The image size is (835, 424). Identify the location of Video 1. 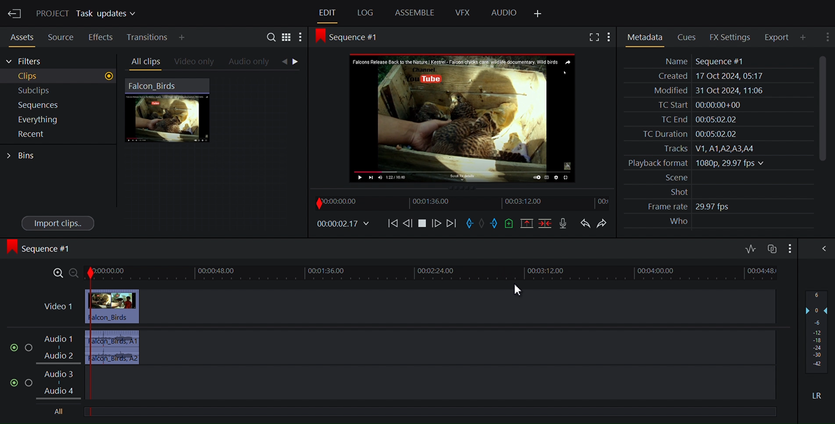
(57, 307).